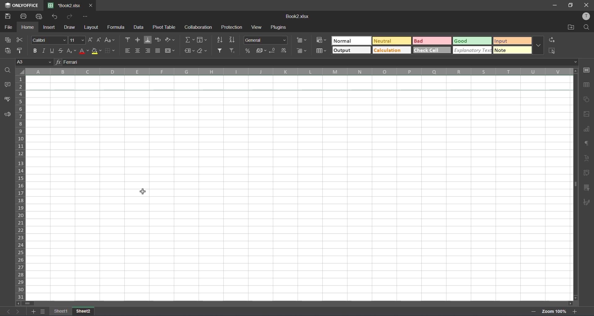 This screenshot has height=316, width=594. Describe the element at coordinates (261, 50) in the screenshot. I see `accounting` at that location.